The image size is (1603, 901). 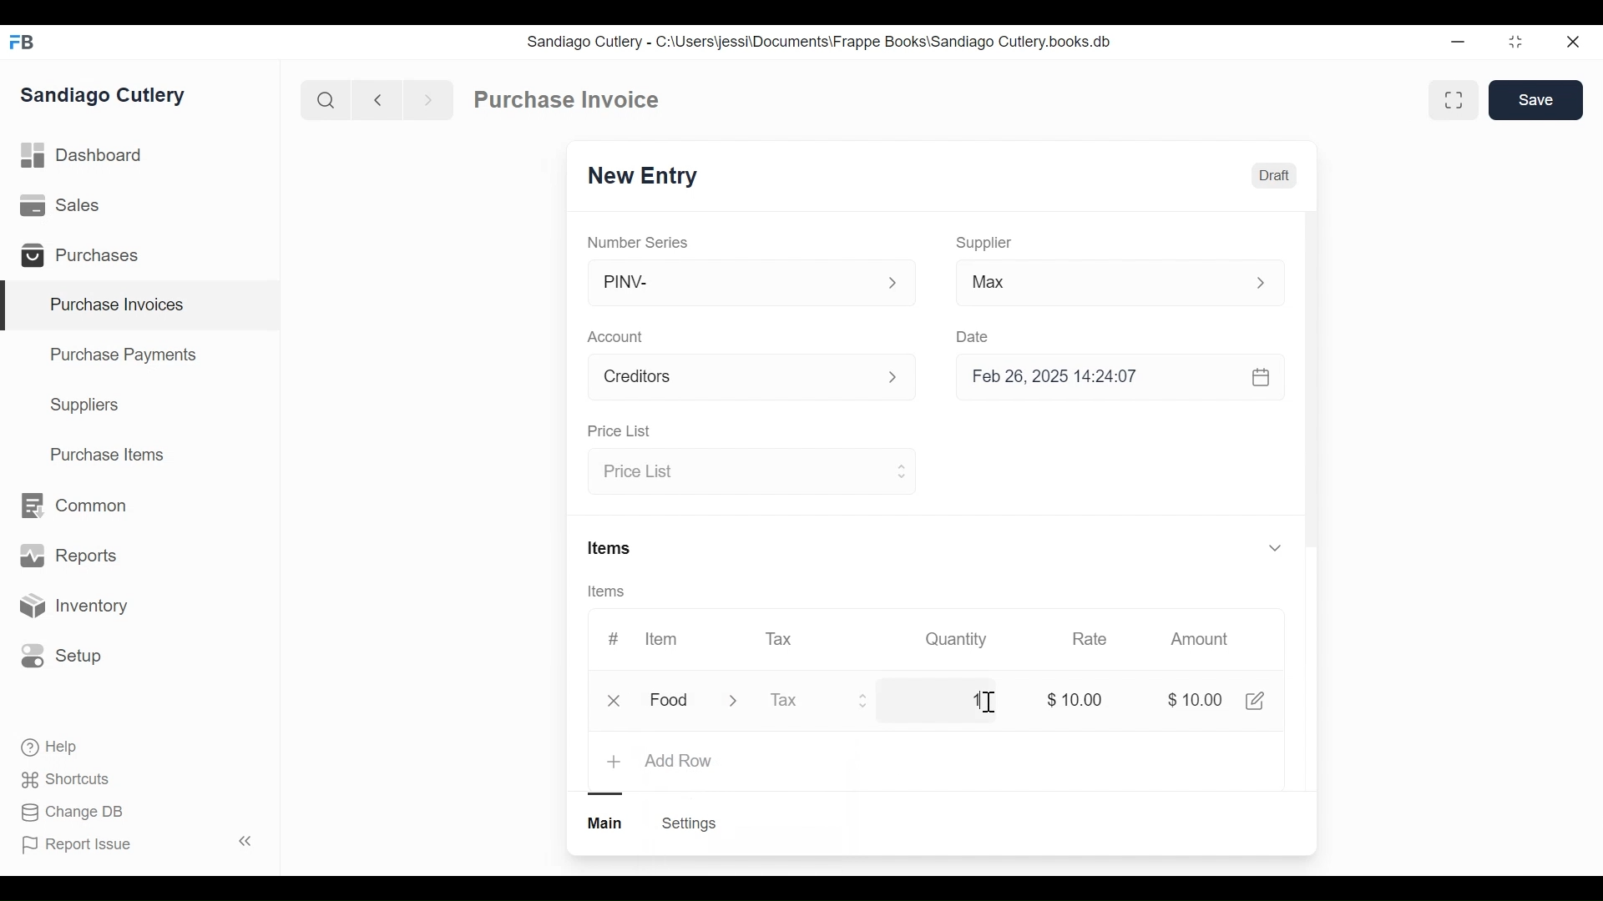 I want to click on Tax, so click(x=781, y=637).